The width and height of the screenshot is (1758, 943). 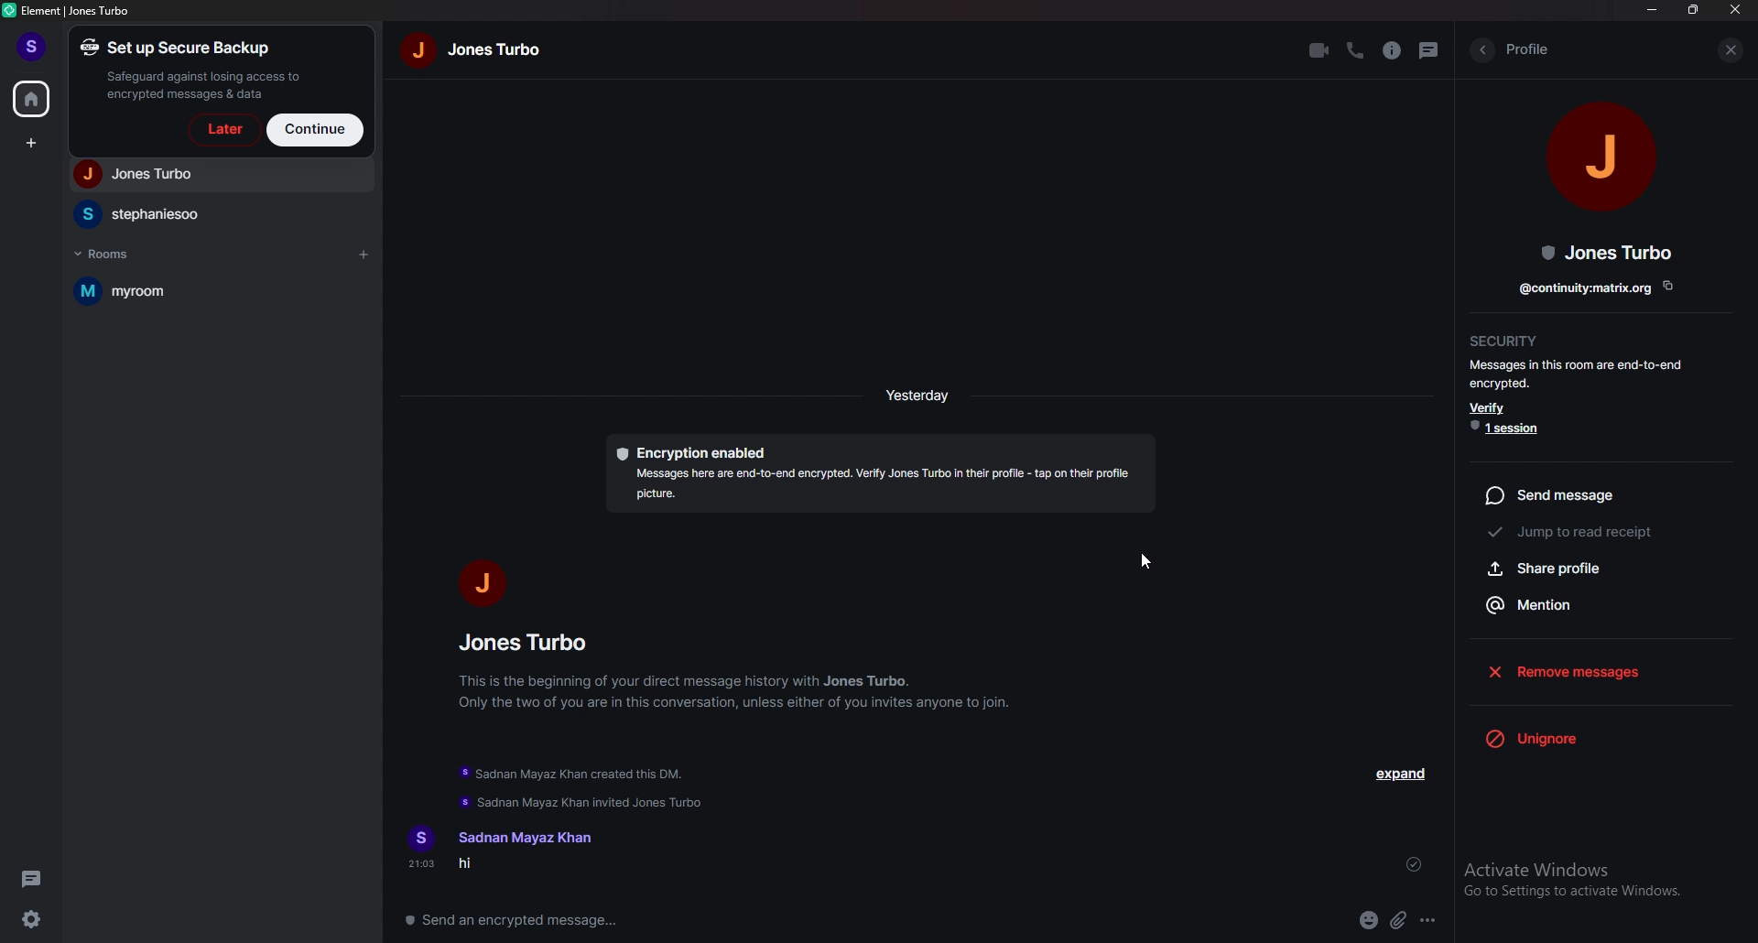 What do you see at coordinates (1430, 49) in the screenshot?
I see `threads` at bounding box center [1430, 49].